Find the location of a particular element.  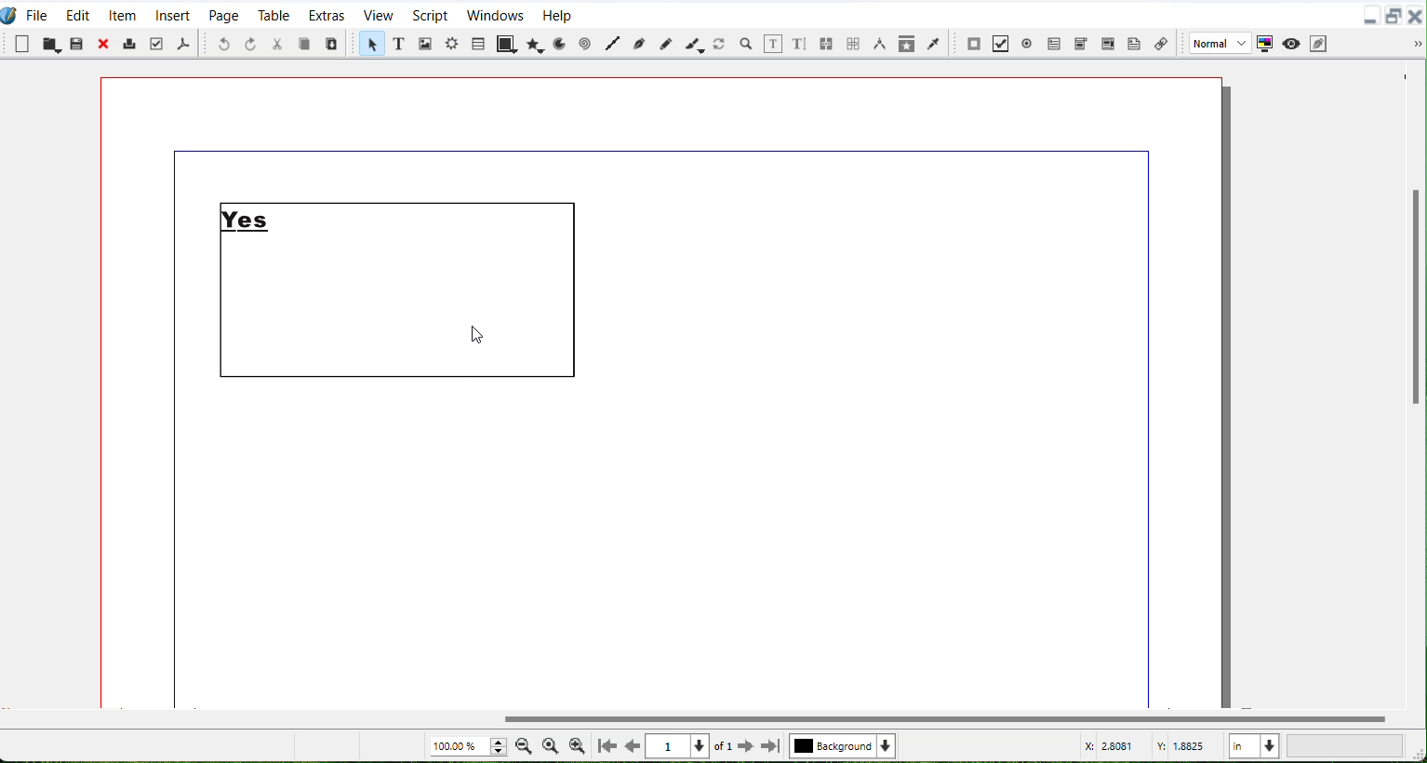

Copy is located at coordinates (305, 43).